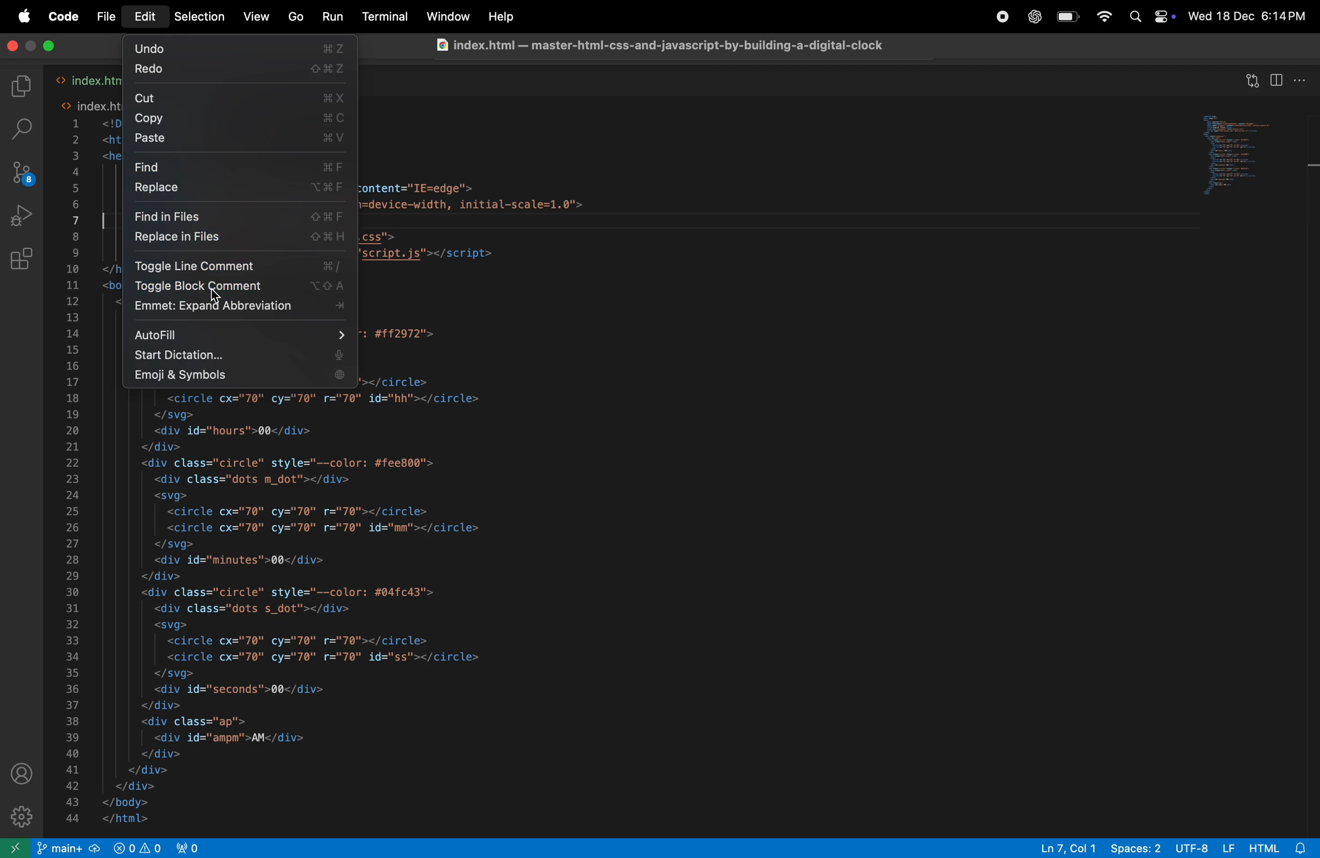  Describe the element at coordinates (500, 18) in the screenshot. I see `help` at that location.